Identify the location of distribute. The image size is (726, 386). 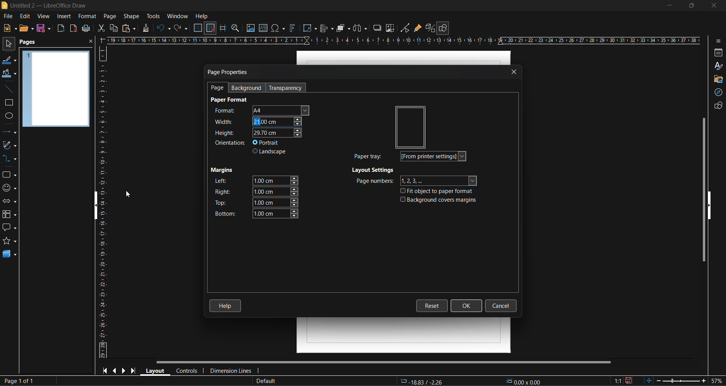
(360, 28).